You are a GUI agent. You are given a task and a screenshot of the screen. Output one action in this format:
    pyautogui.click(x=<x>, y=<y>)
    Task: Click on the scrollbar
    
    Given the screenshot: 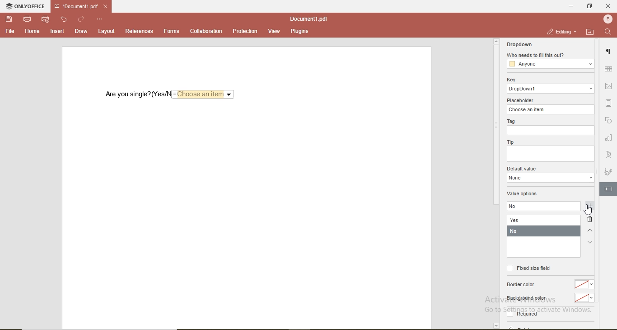 What is the action you would take?
    pyautogui.click(x=495, y=122)
    